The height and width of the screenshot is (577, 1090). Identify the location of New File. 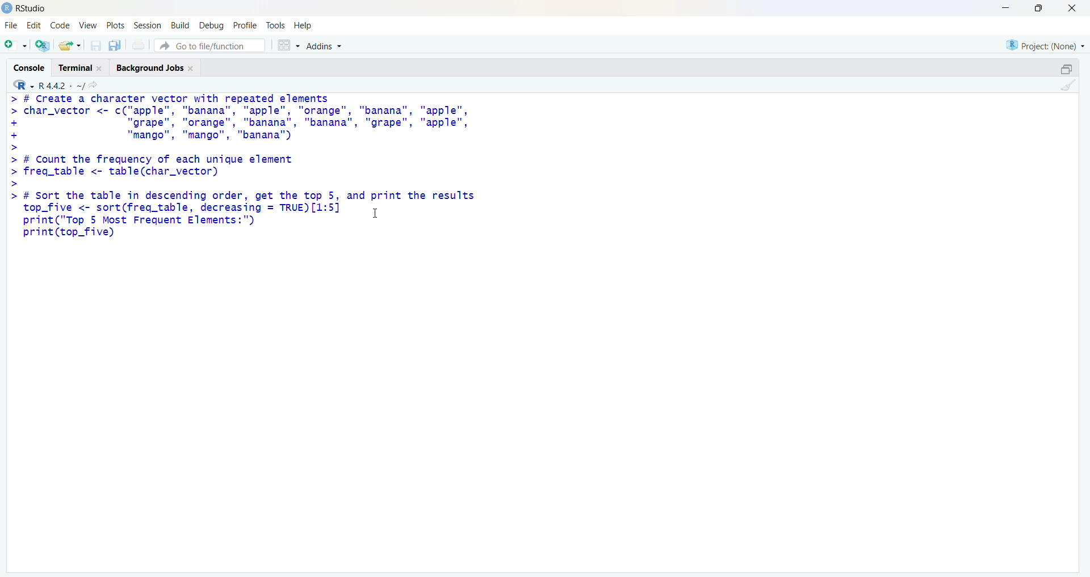
(14, 46).